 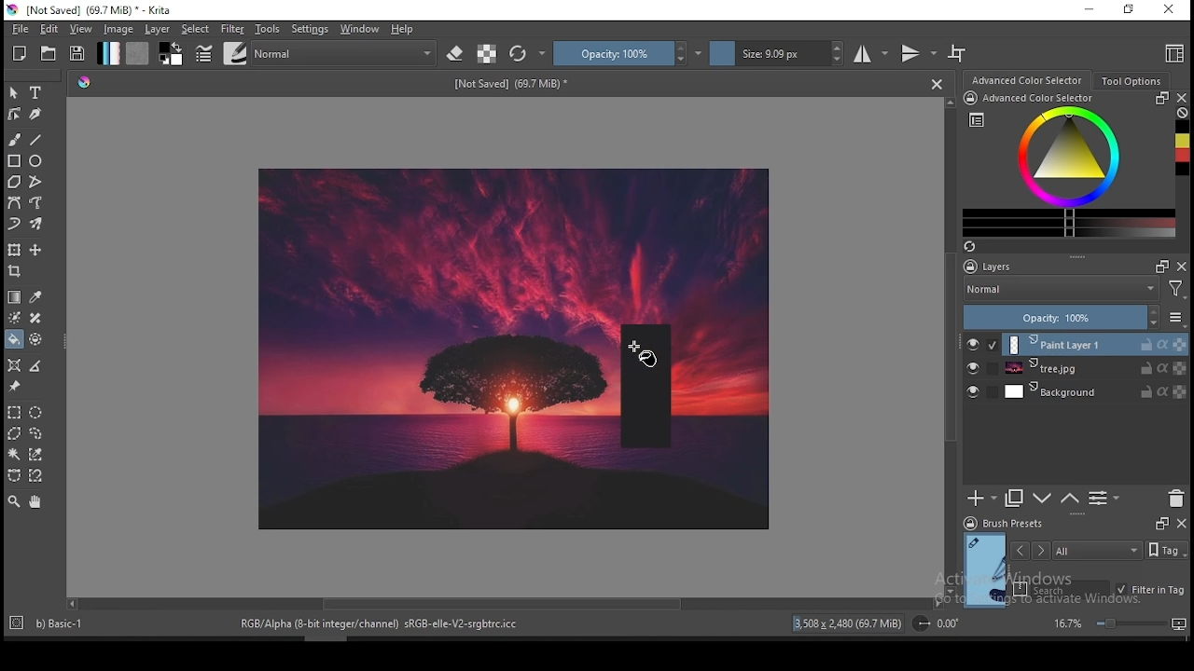 What do you see at coordinates (38, 139) in the screenshot?
I see `line tool` at bounding box center [38, 139].